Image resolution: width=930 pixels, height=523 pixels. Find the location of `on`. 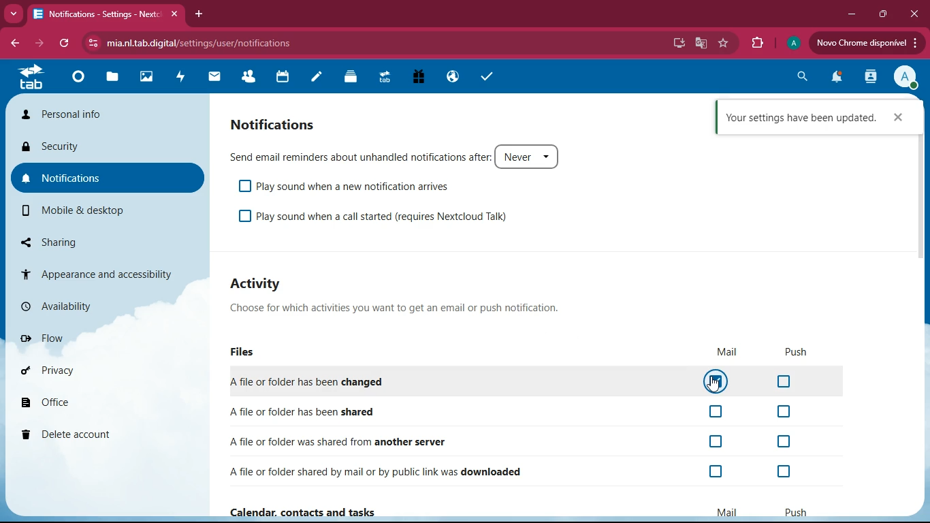

on is located at coordinates (717, 381).